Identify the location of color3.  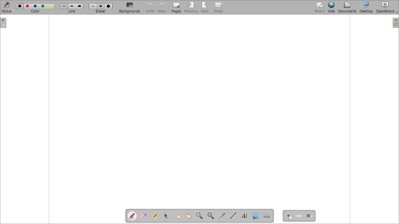
(35, 6).